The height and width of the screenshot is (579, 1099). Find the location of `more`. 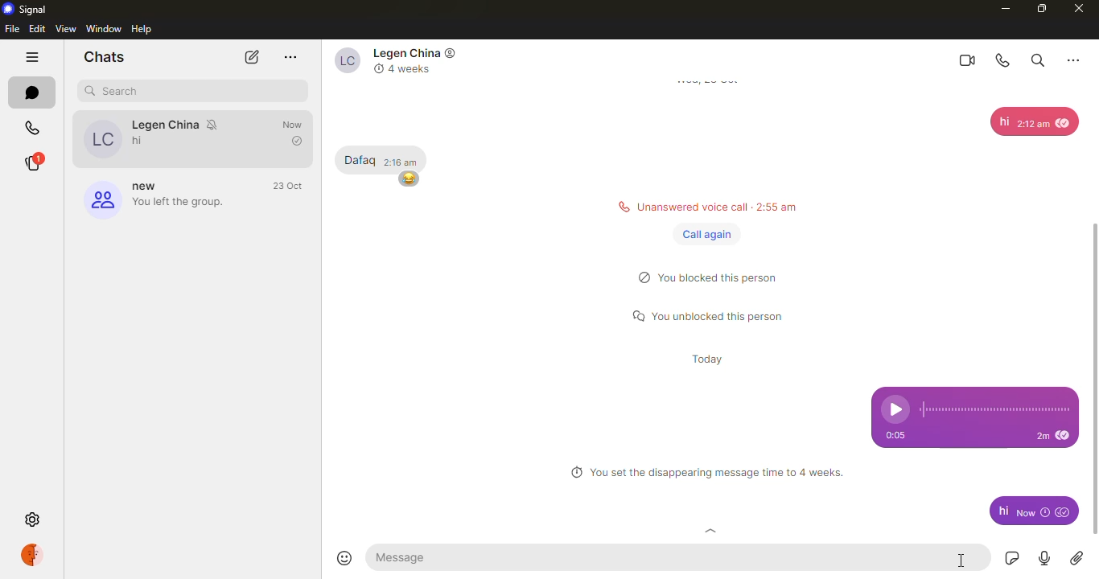

more is located at coordinates (1073, 59).